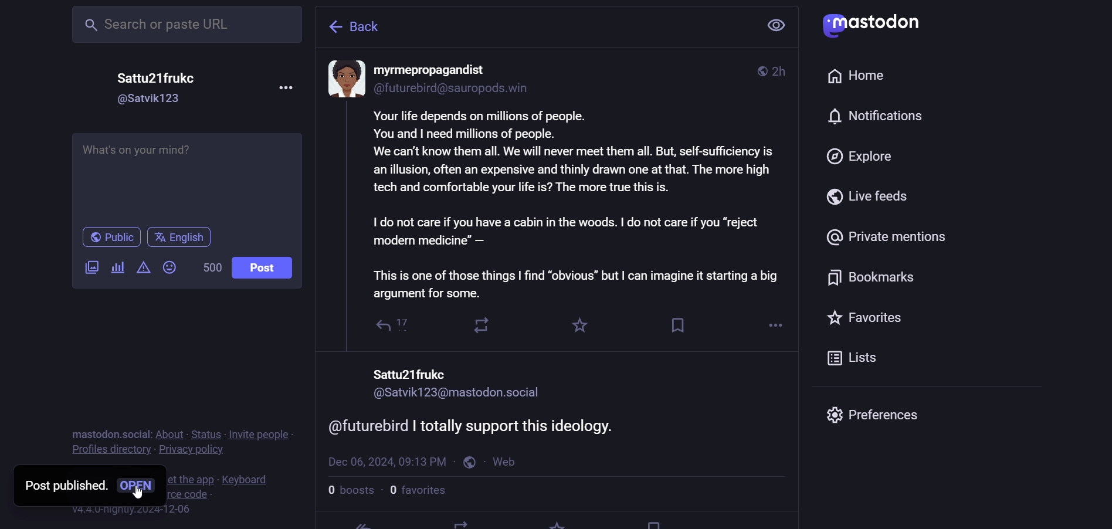 The image size is (1112, 529). I want to click on reply, so click(391, 325).